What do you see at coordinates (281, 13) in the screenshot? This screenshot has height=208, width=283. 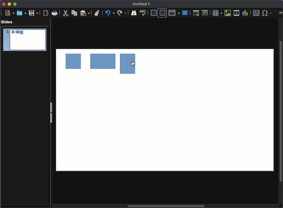 I see `More` at bounding box center [281, 13].